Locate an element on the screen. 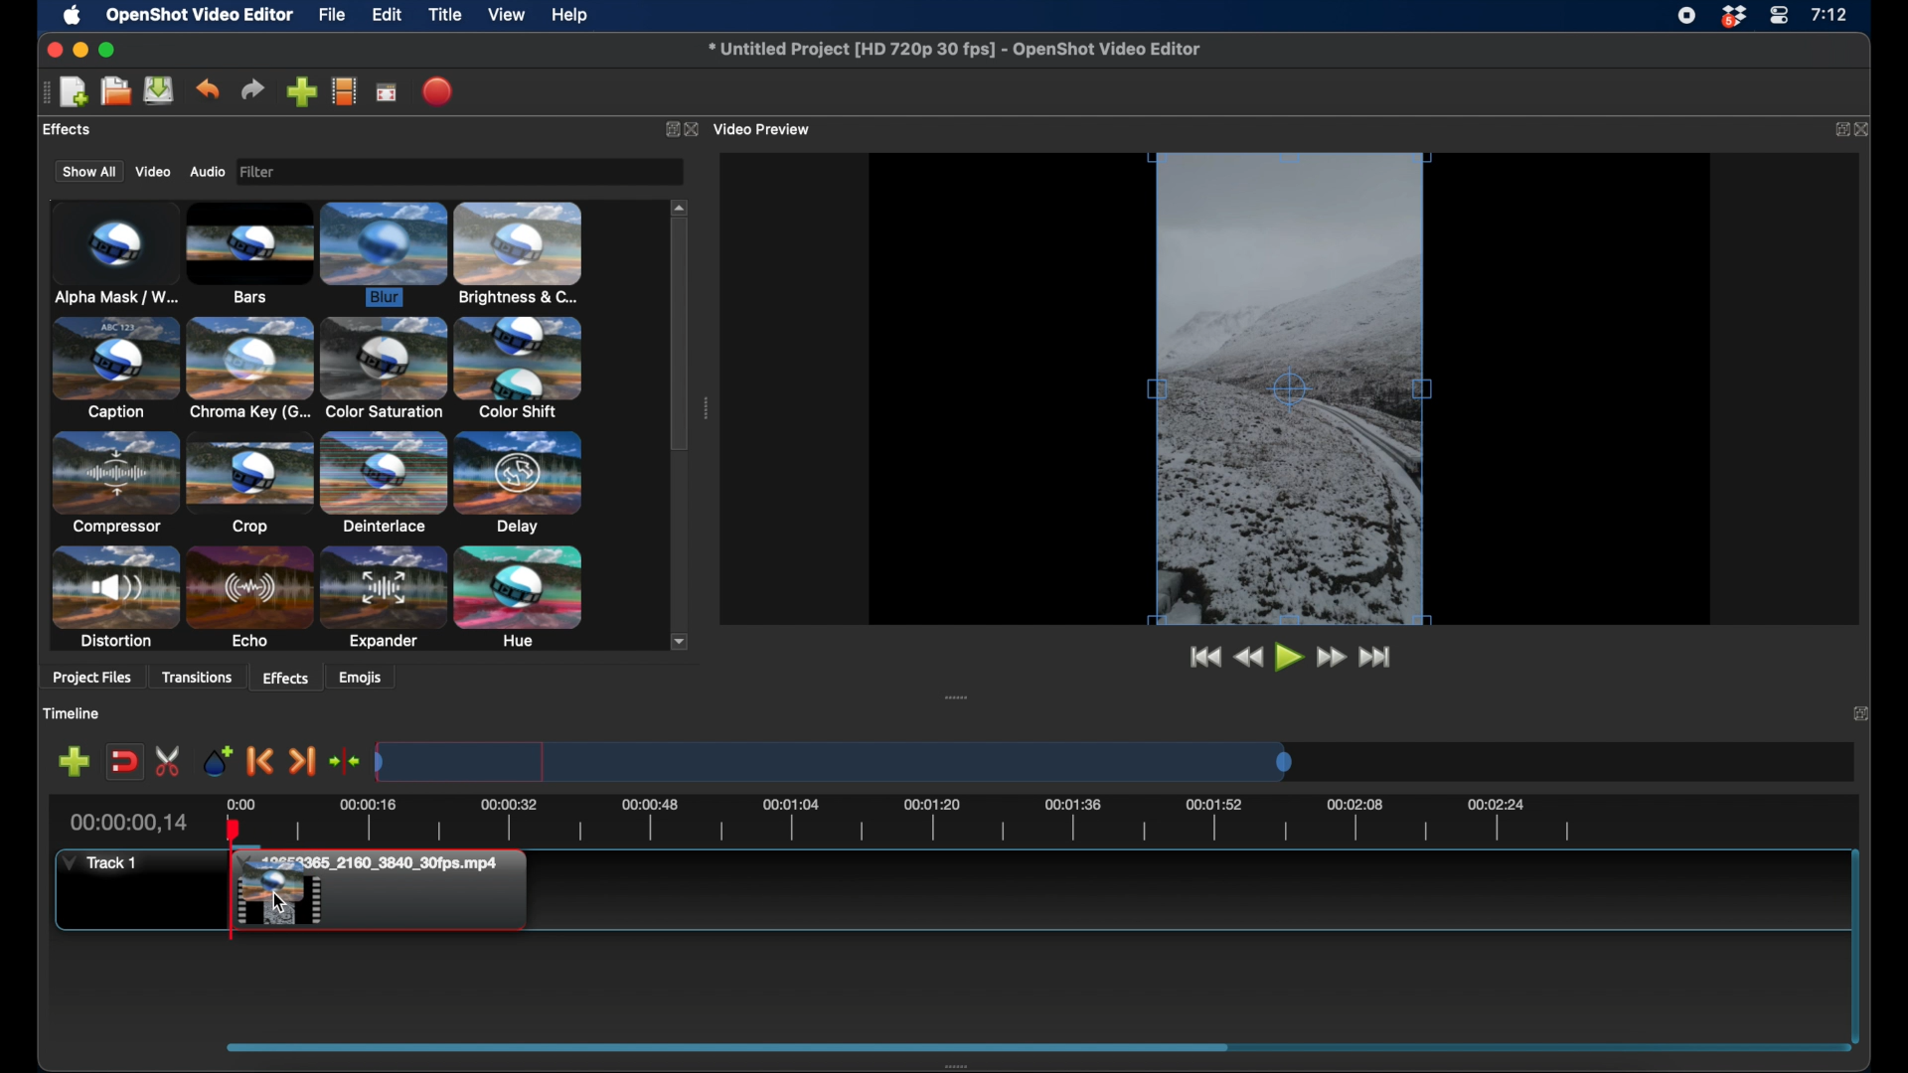 The height and width of the screenshot is (1073, 1908). 0.00 is located at coordinates (239, 803).